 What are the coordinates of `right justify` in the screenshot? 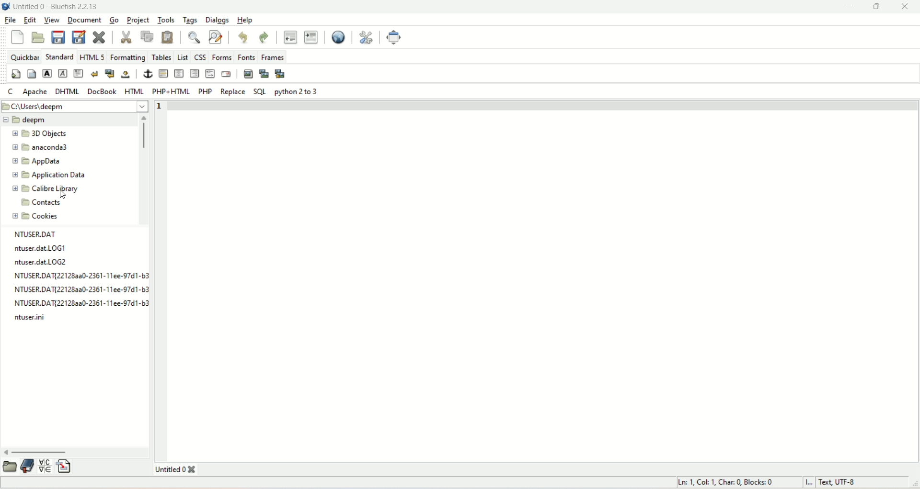 It's located at (194, 73).